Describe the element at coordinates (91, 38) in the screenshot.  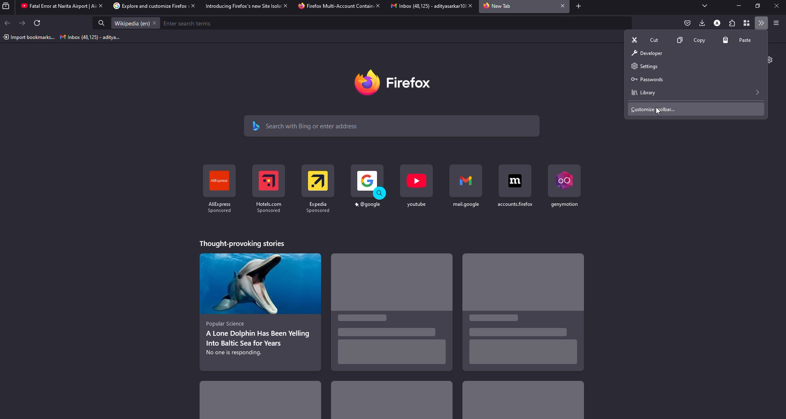
I see `inbox` at that location.